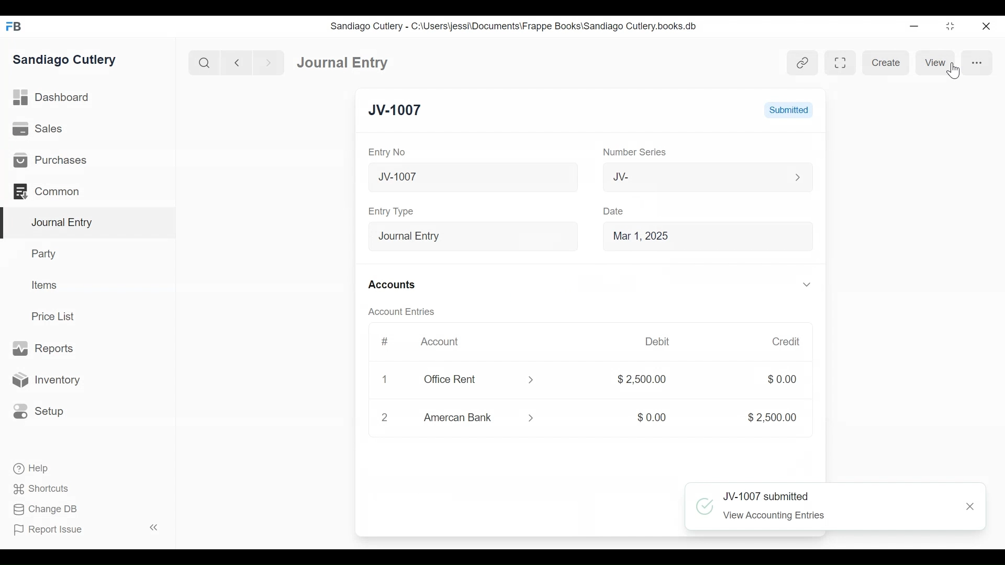 The height and width of the screenshot is (565, 1005). Describe the element at coordinates (705, 506) in the screenshot. I see `approved icon` at that location.